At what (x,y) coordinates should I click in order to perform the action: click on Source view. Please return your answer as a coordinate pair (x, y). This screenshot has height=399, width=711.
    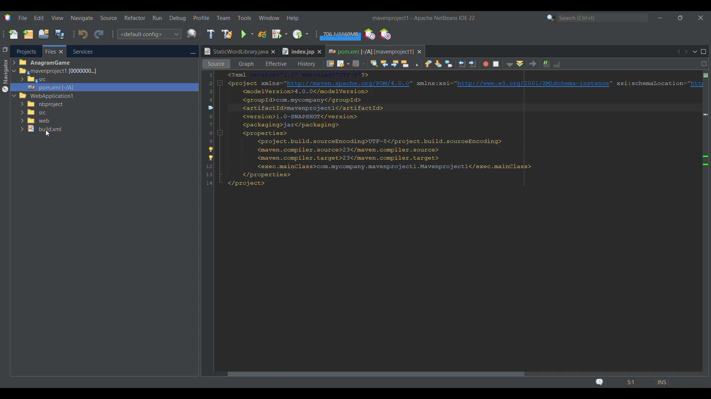
    Looking at the image, I should click on (214, 64).